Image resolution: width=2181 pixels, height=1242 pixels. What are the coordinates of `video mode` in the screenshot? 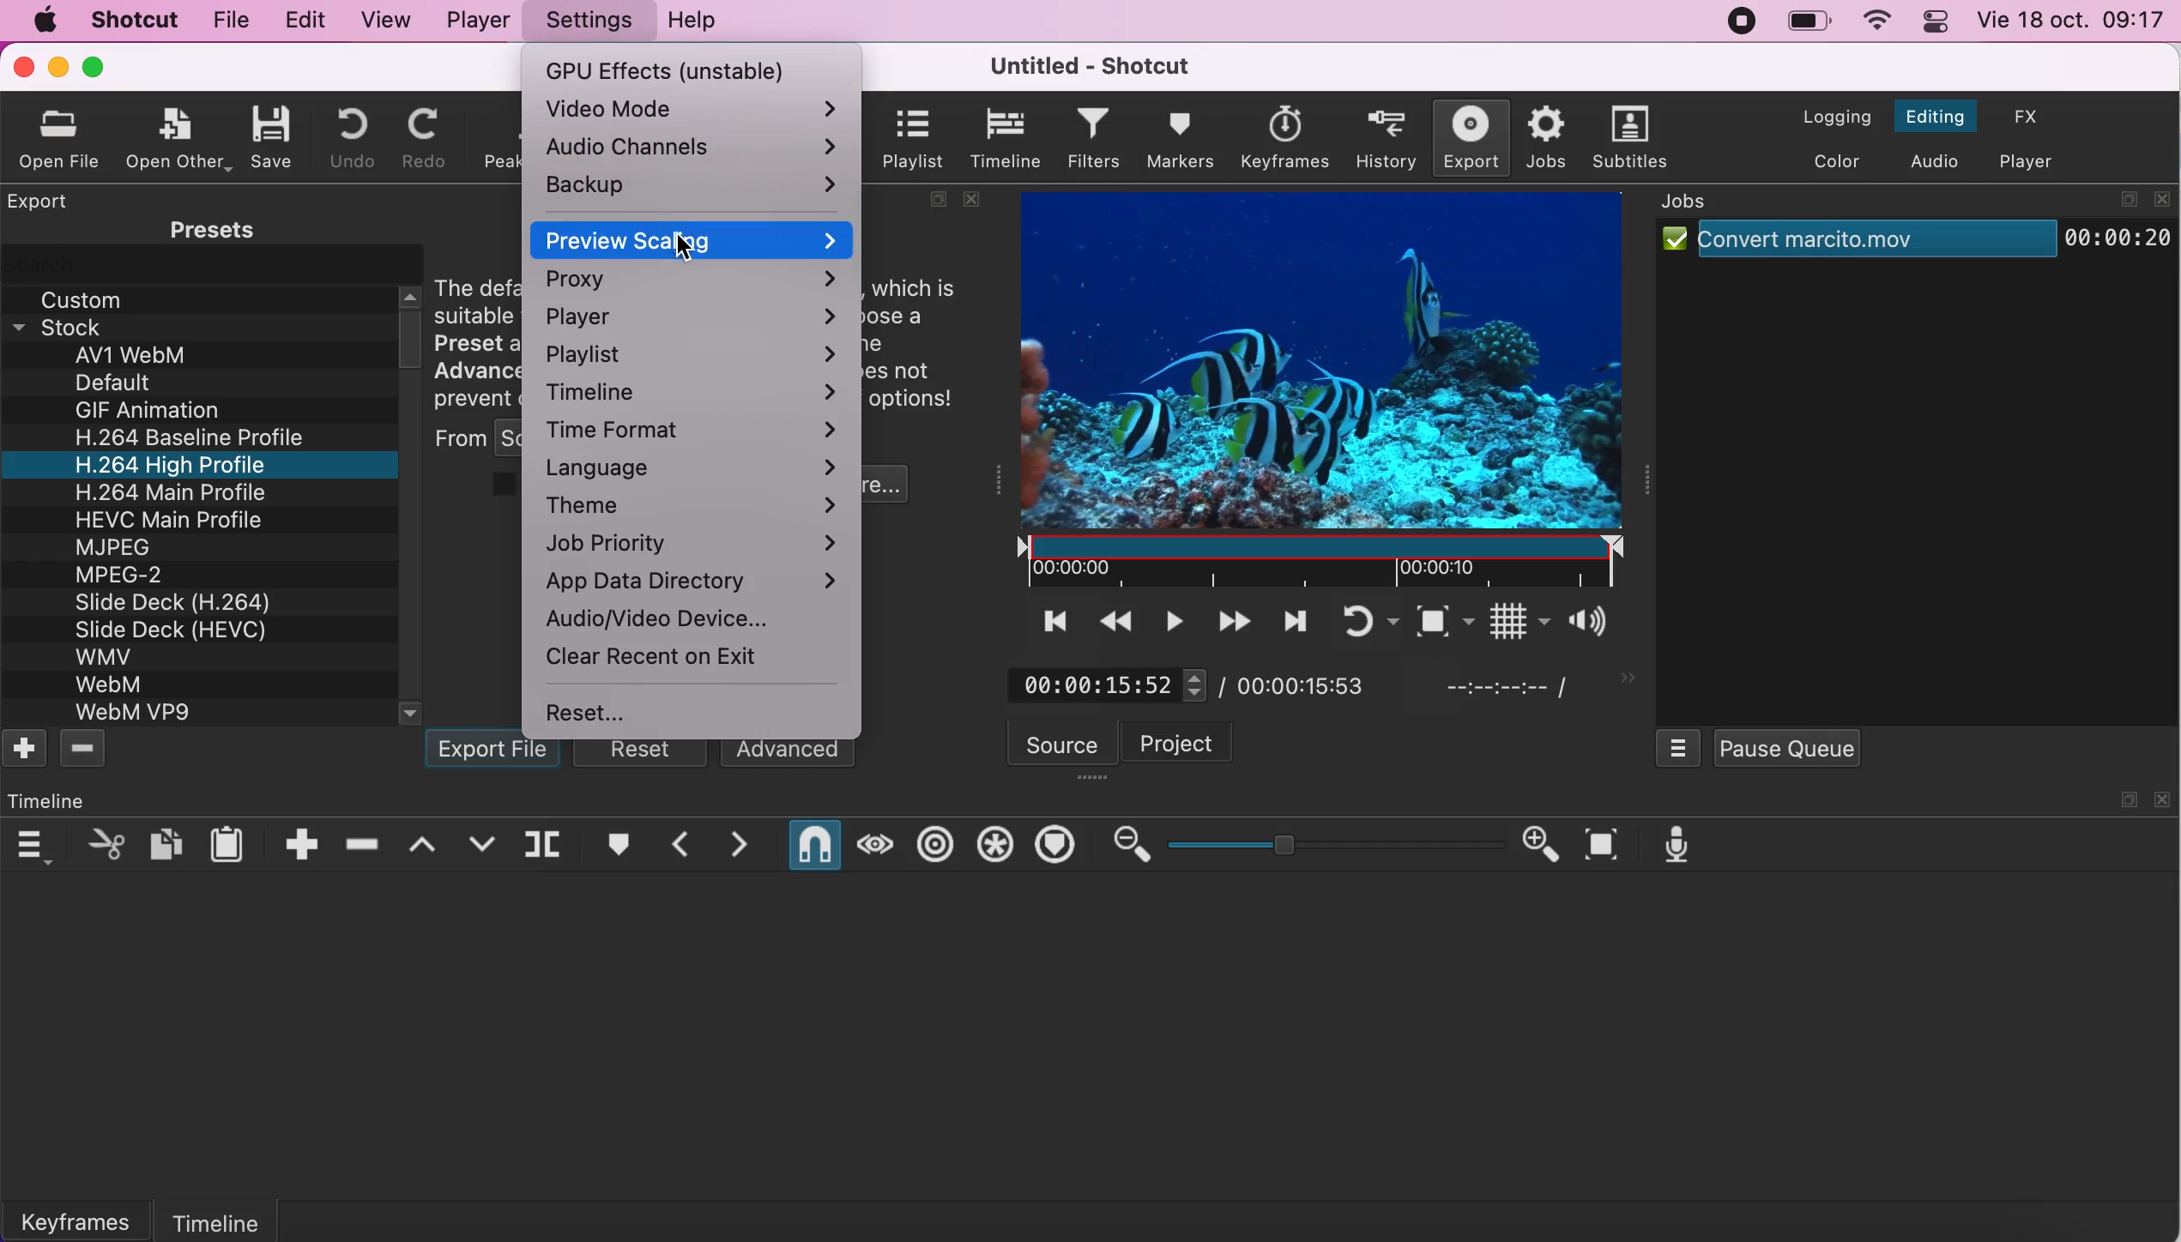 It's located at (691, 110).